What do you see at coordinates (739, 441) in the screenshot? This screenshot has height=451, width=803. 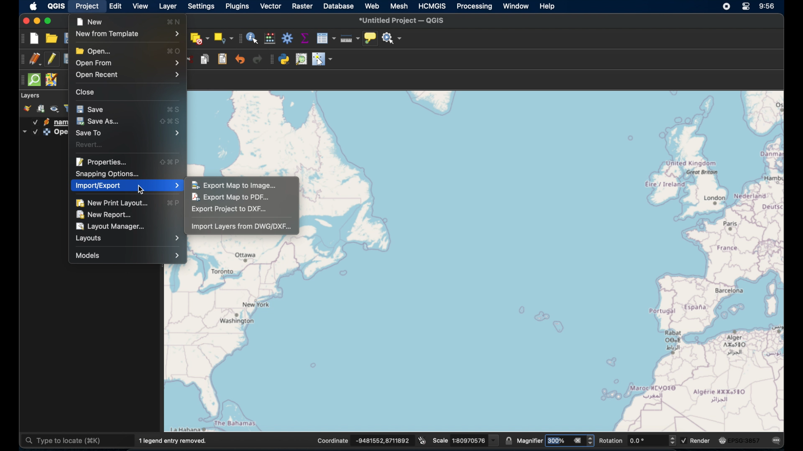 I see `current csr` at bounding box center [739, 441].